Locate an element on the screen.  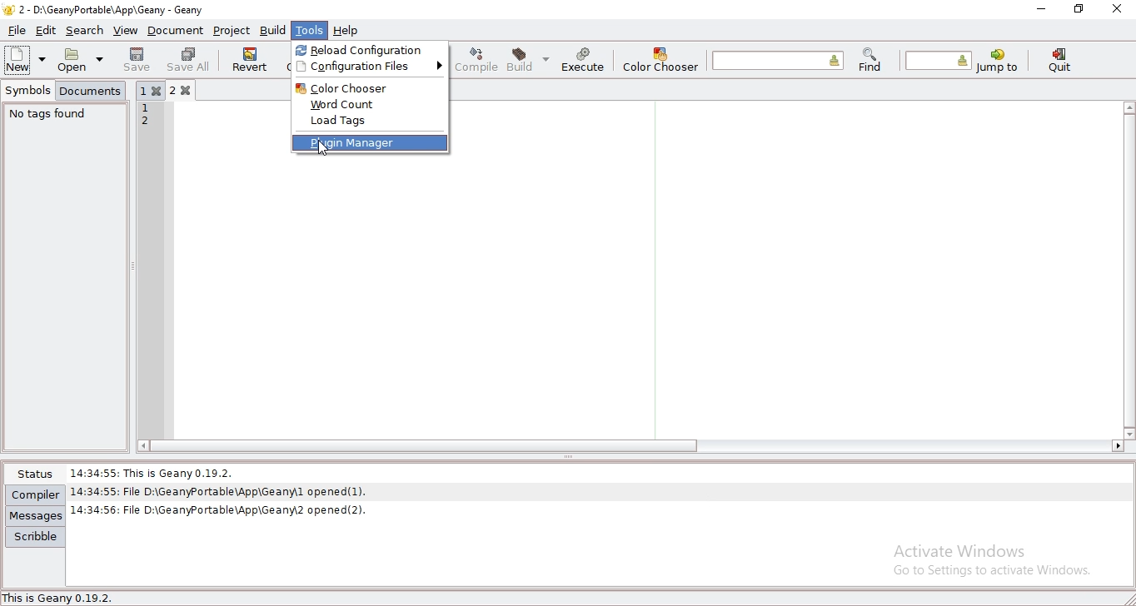
plugin manager is located at coordinates (369, 144).